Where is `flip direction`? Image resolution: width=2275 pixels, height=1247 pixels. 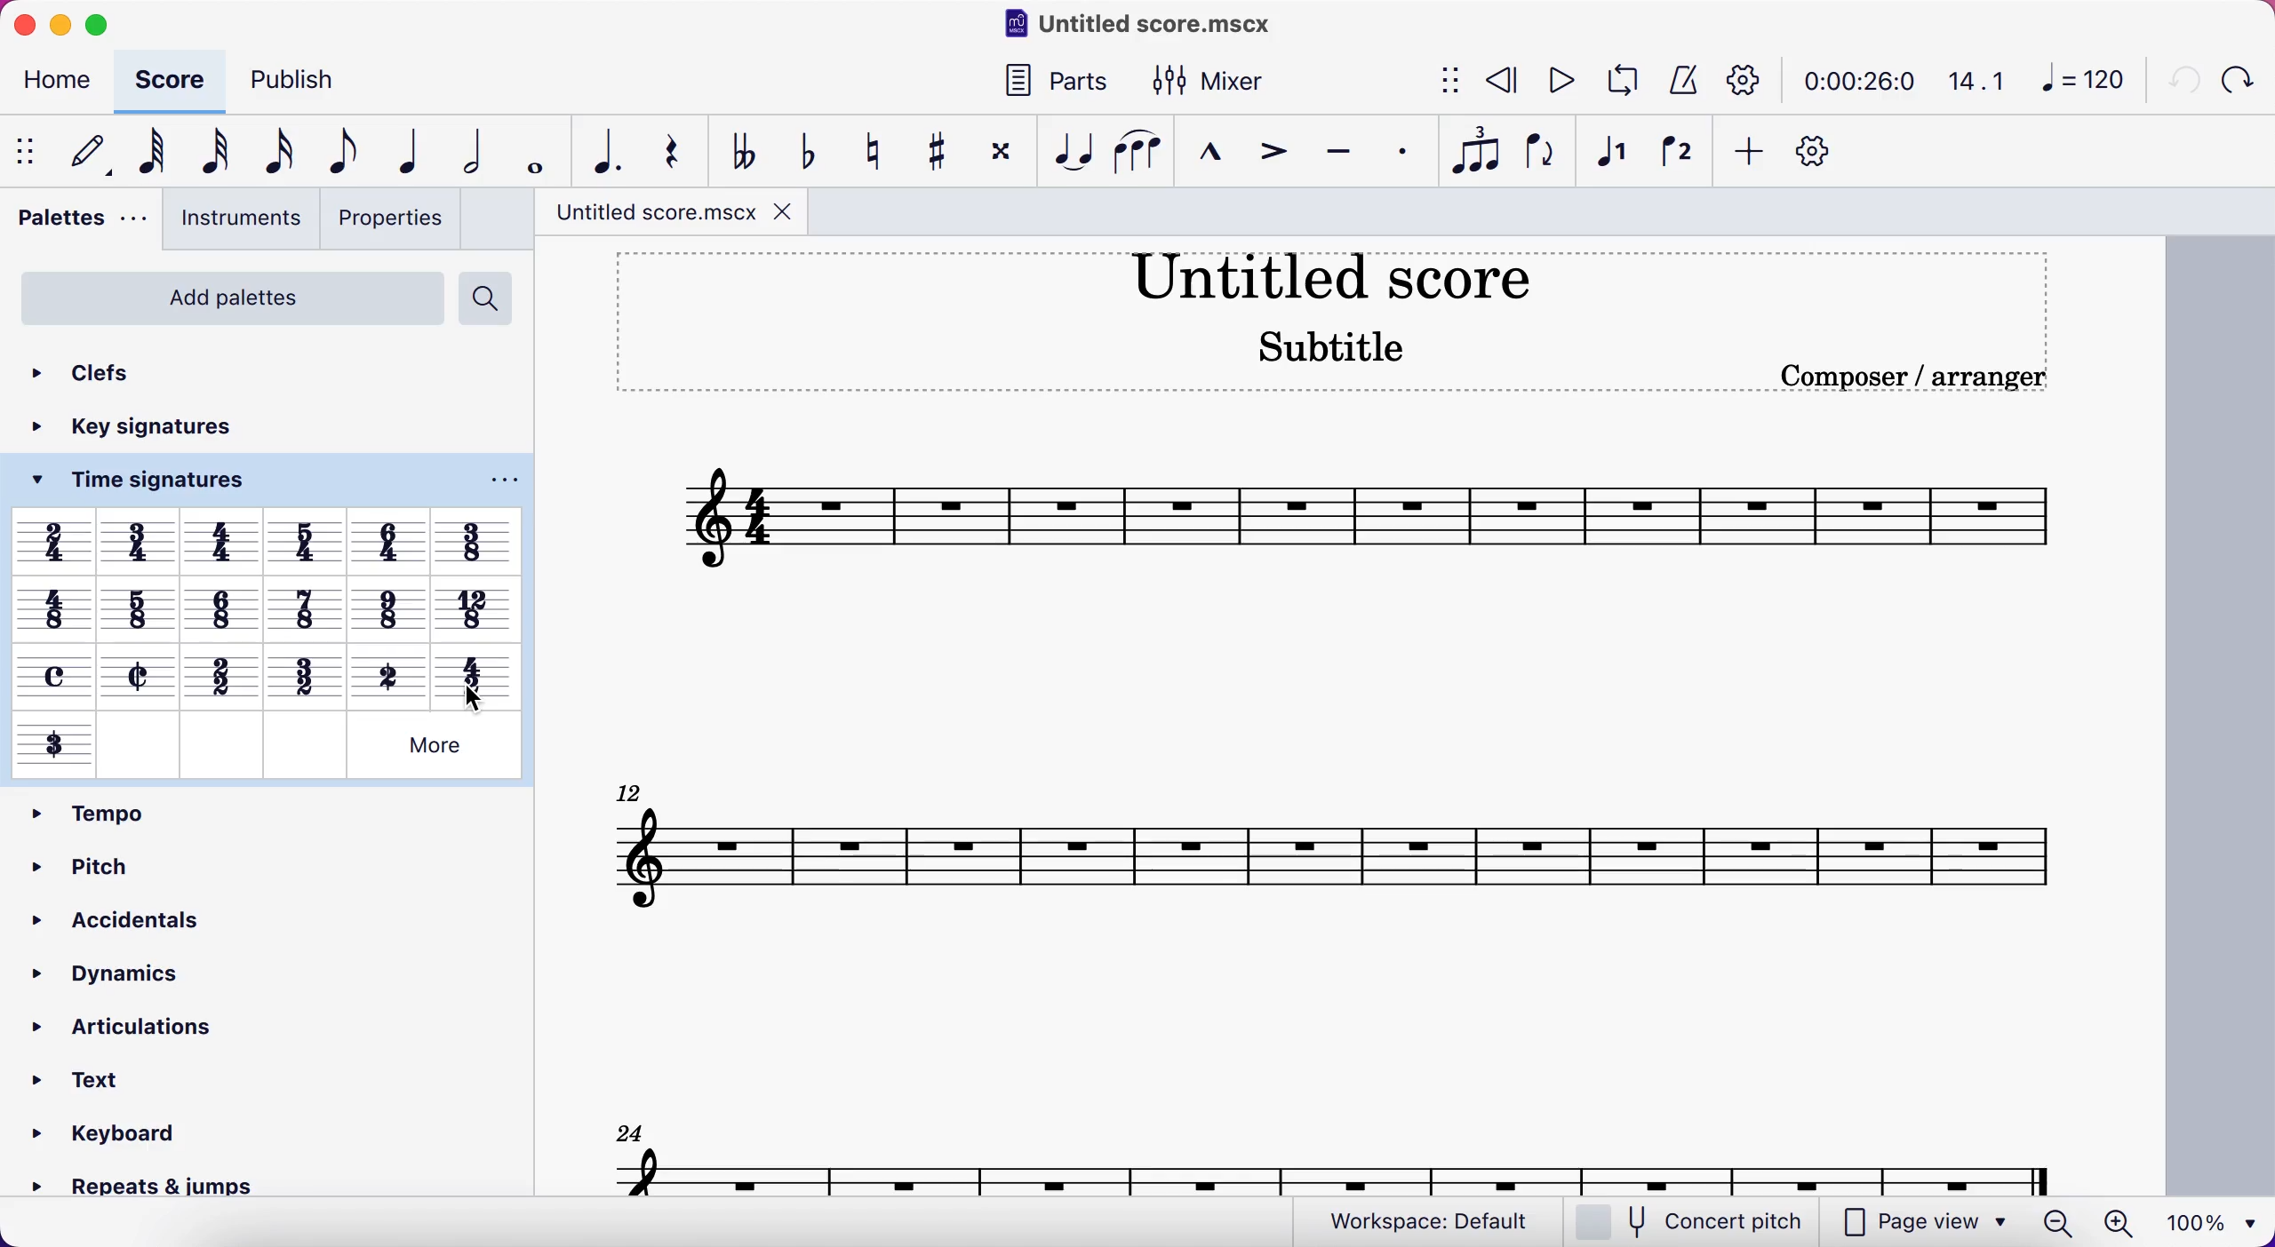 flip direction is located at coordinates (1538, 151).